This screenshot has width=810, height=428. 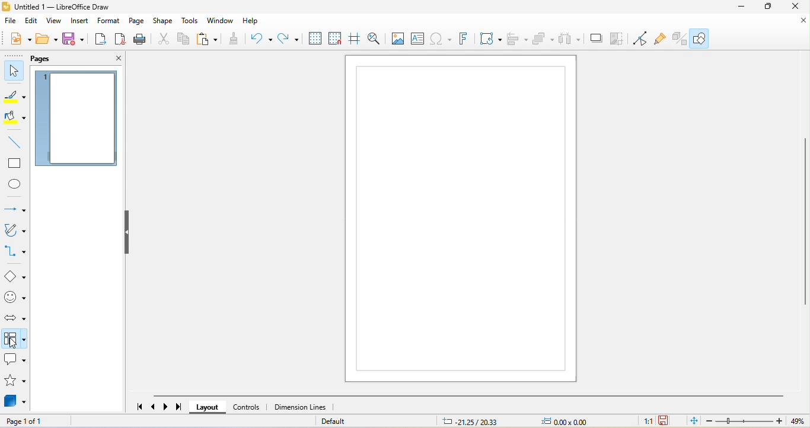 I want to click on curve and polygons, so click(x=14, y=231).